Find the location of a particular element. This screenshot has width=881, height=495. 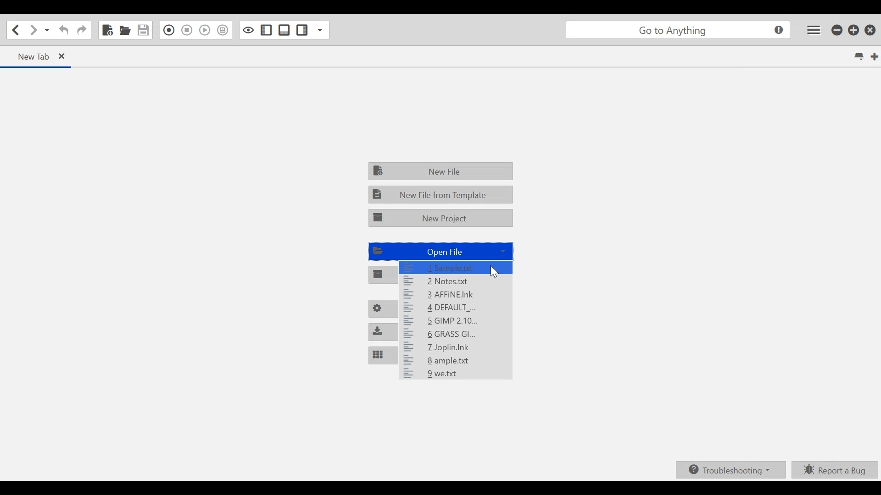

Save is located at coordinates (142, 30).